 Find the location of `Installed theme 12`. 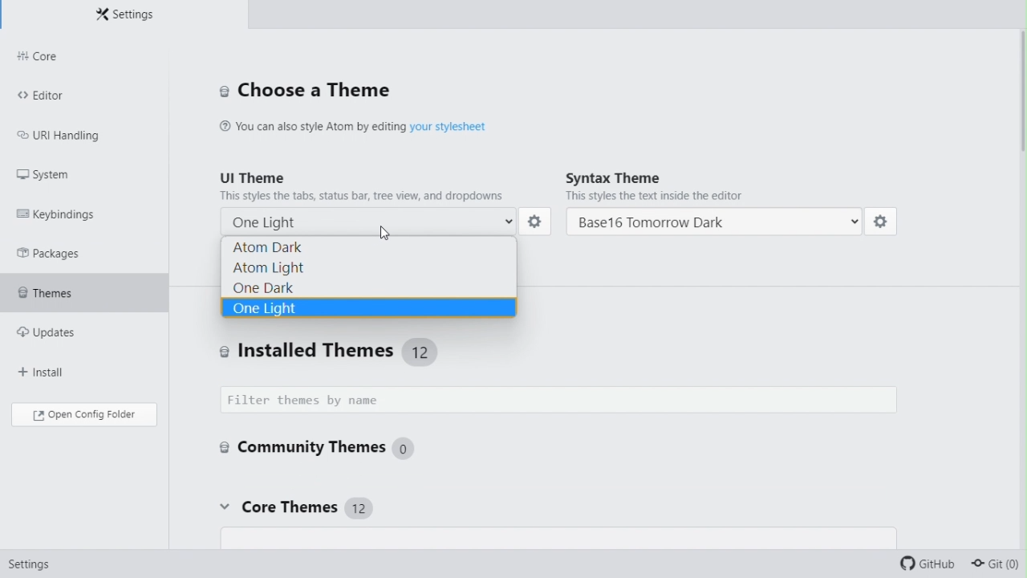

Installed theme 12 is located at coordinates (339, 351).